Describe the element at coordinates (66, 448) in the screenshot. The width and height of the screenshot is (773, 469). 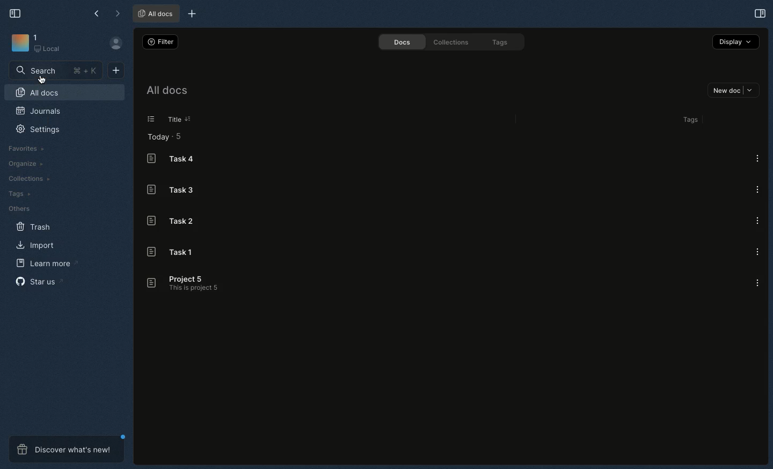
I see `Discover what's new` at that location.